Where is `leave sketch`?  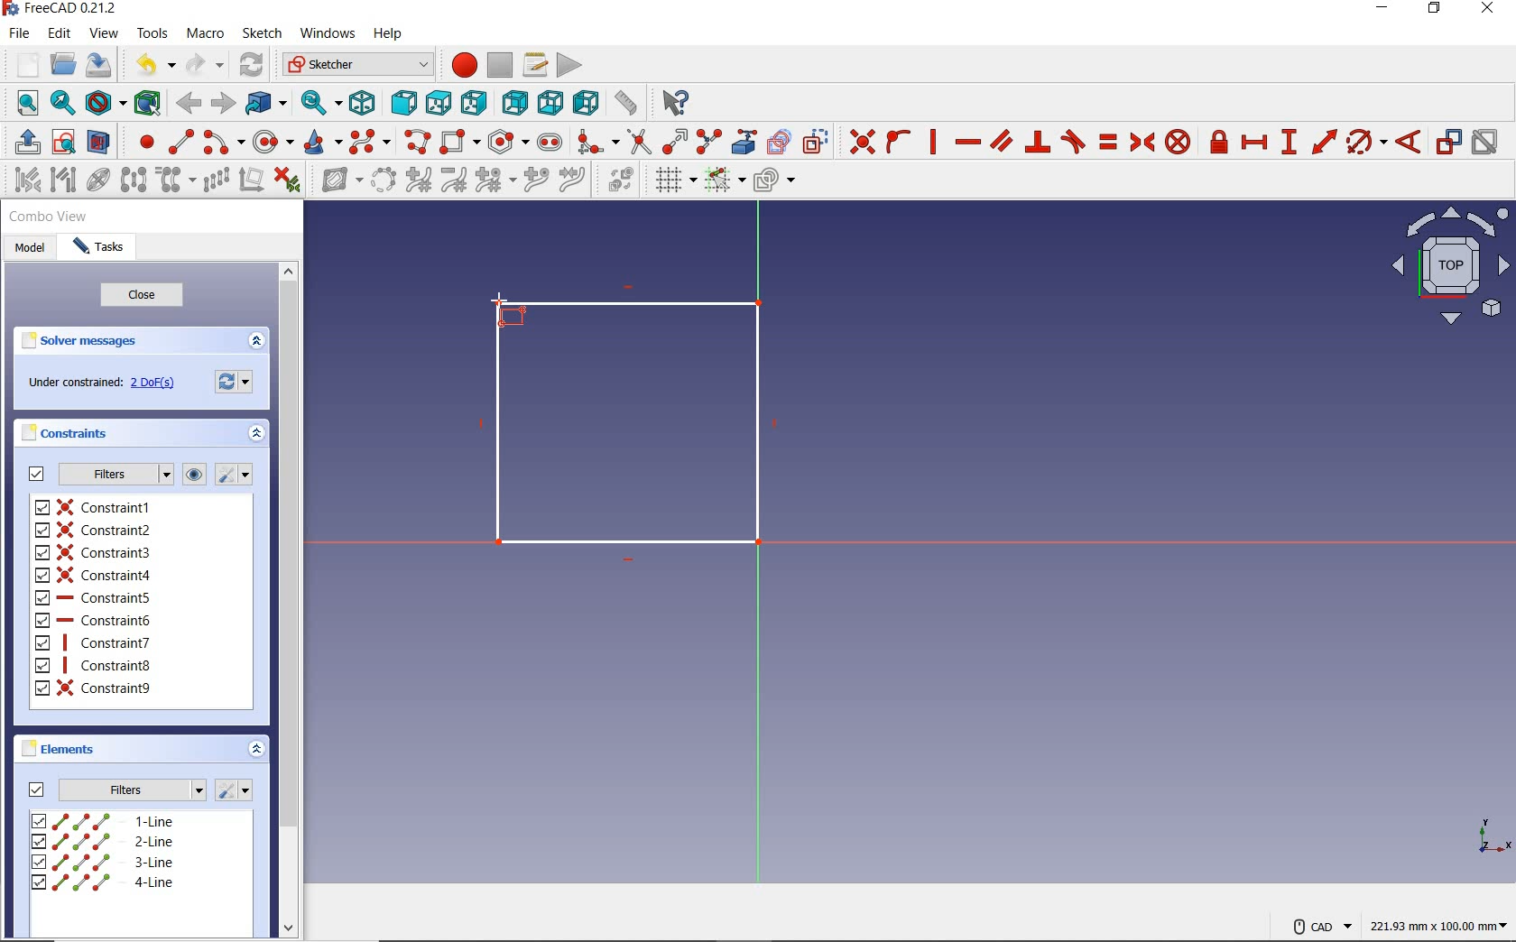
leave sketch is located at coordinates (23, 143).